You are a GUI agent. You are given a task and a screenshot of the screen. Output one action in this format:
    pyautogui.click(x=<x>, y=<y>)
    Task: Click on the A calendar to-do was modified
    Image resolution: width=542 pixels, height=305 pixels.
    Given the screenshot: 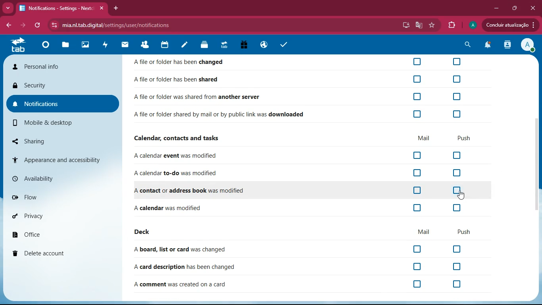 What is the action you would take?
    pyautogui.click(x=175, y=173)
    